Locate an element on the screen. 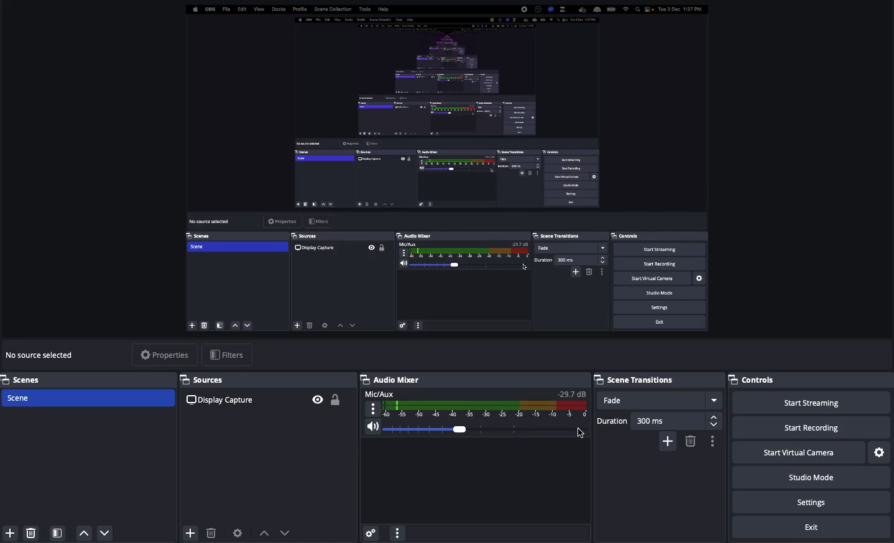 Image resolution: width=894 pixels, height=543 pixels. Cursor is located at coordinates (579, 432).